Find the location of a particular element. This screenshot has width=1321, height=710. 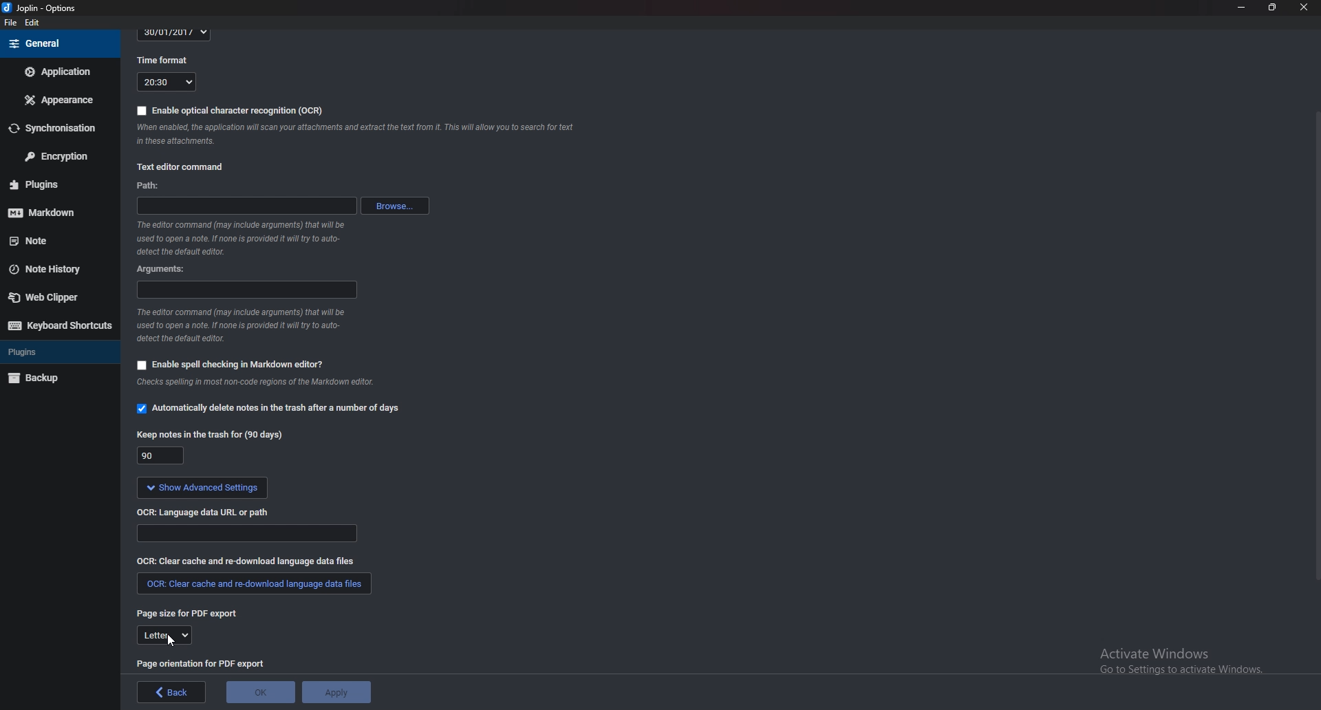

Plugins is located at coordinates (53, 184).